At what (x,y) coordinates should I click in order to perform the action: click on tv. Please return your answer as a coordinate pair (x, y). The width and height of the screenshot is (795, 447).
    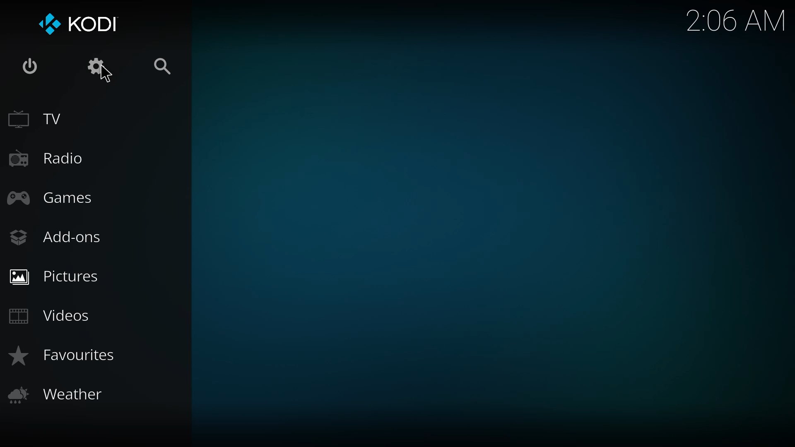
    Looking at the image, I should click on (38, 118).